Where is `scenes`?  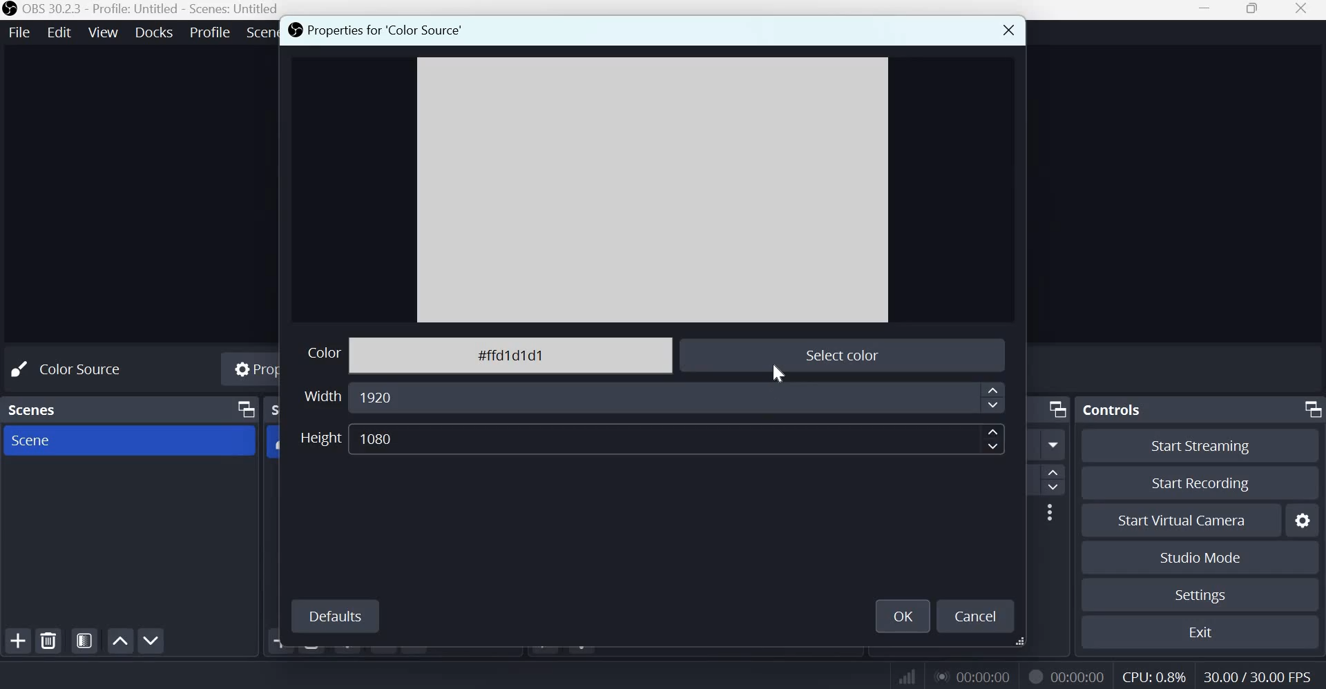
scenes is located at coordinates (35, 407).